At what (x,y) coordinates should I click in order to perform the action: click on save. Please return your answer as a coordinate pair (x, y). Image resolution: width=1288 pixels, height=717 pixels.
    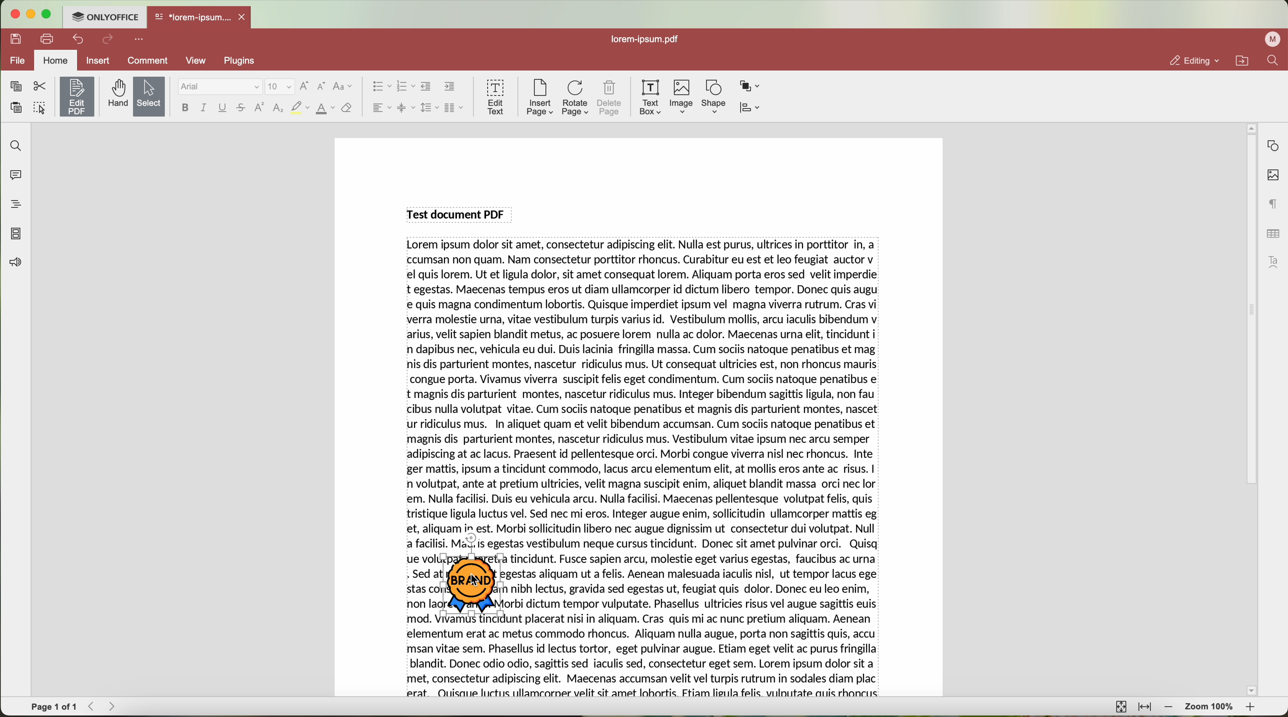
    Looking at the image, I should click on (13, 38).